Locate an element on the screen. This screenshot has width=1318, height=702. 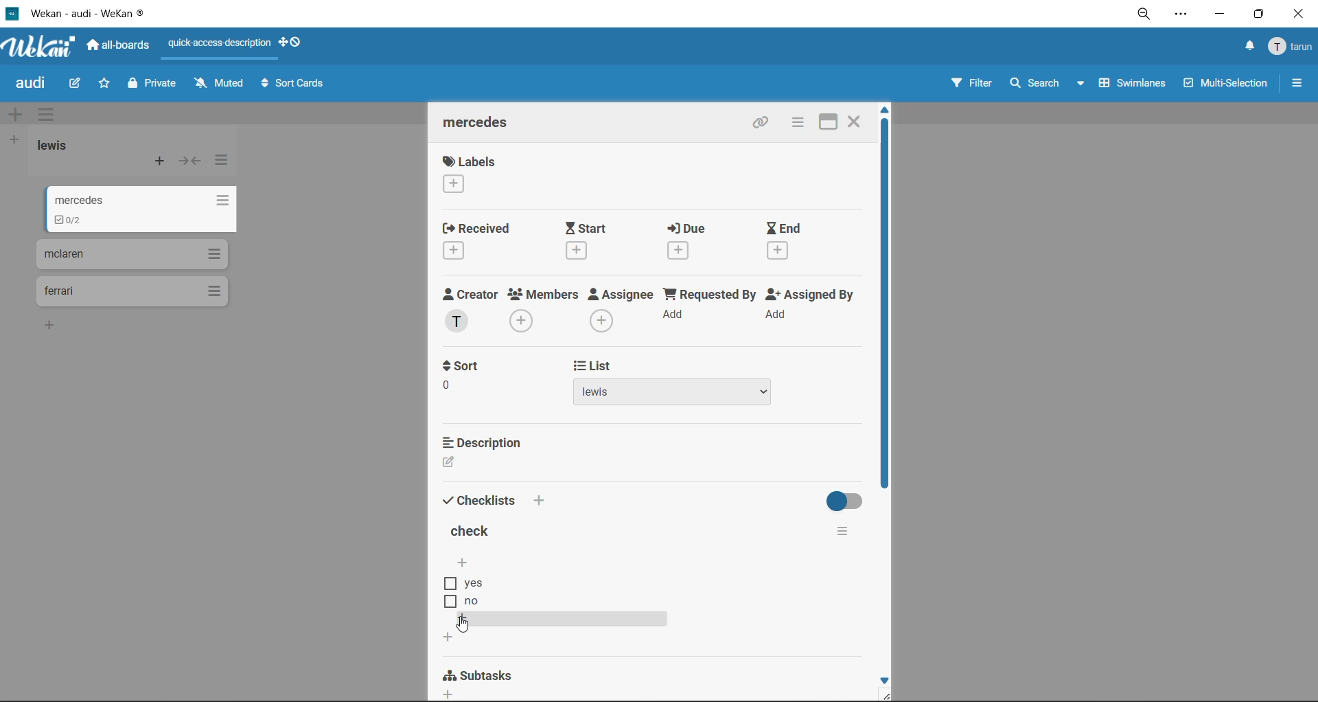
Add is located at coordinates (675, 315).